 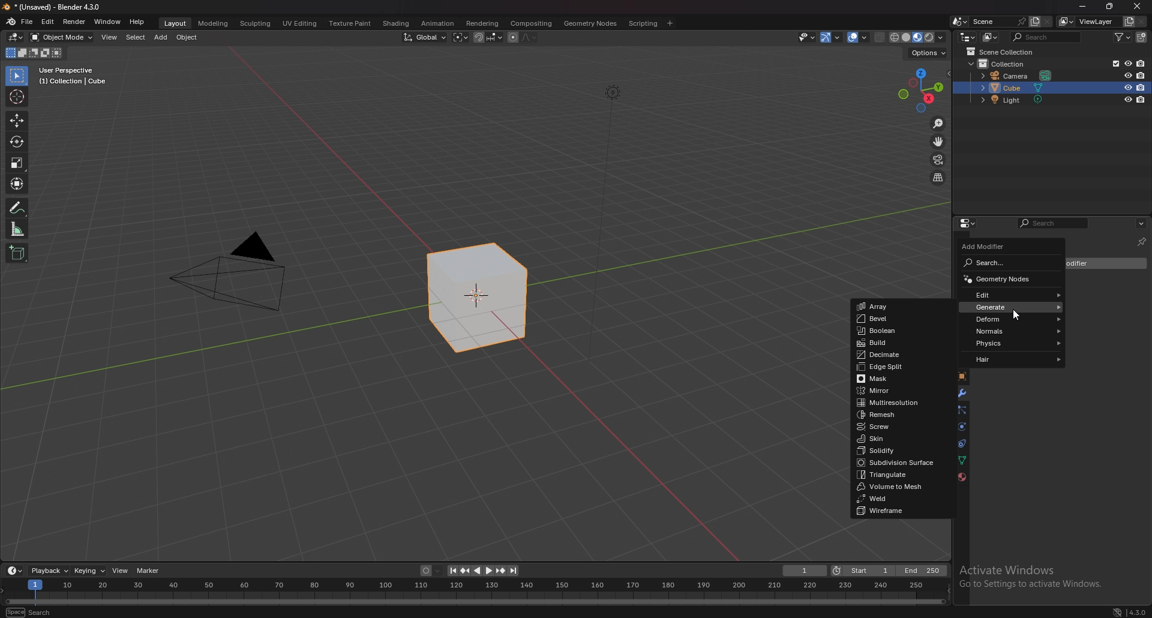 I want to click on browse scene, so click(x=960, y=22).